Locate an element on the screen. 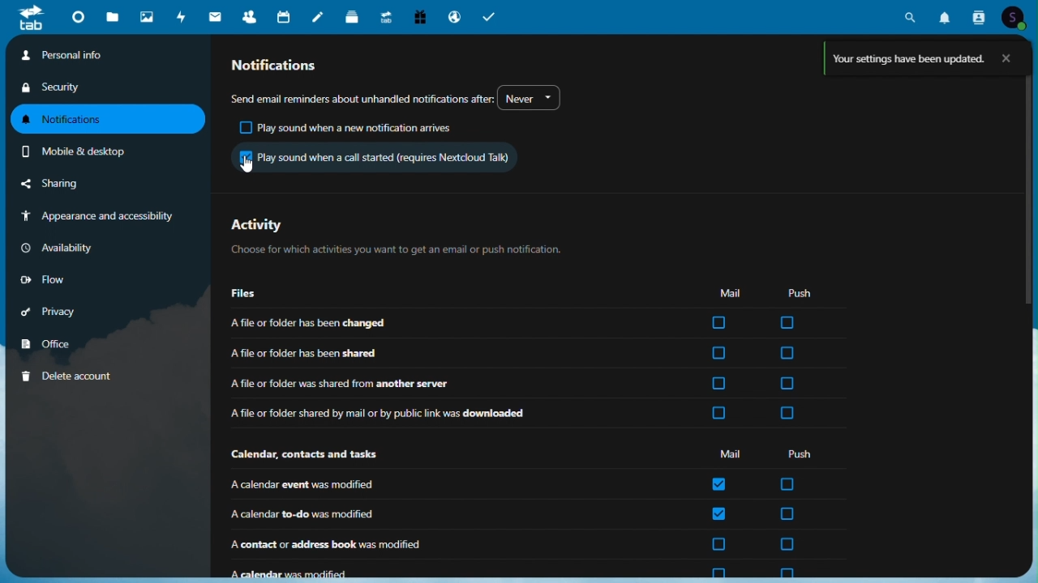  security is located at coordinates (56, 88).